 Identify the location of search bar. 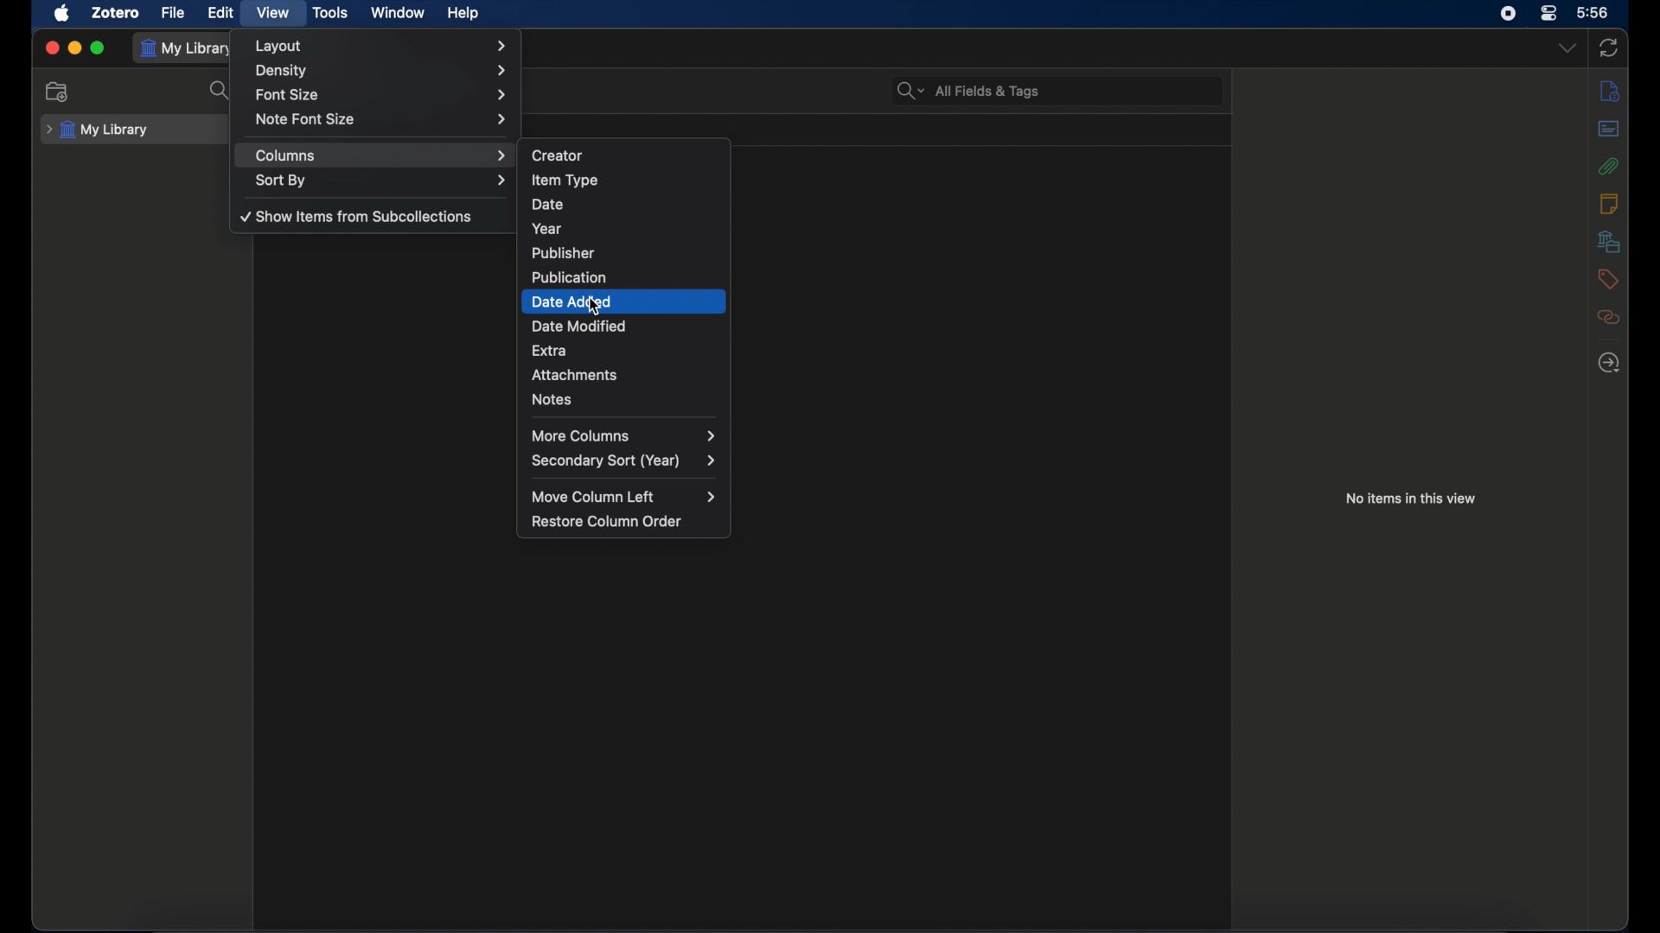
(968, 90).